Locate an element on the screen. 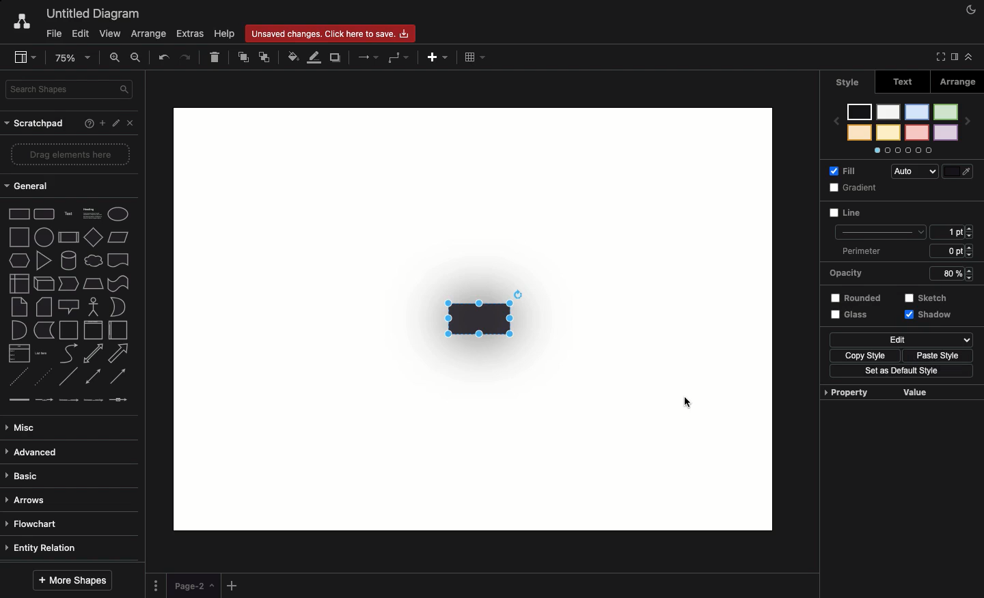 The image size is (984, 598). callout is located at coordinates (70, 306).